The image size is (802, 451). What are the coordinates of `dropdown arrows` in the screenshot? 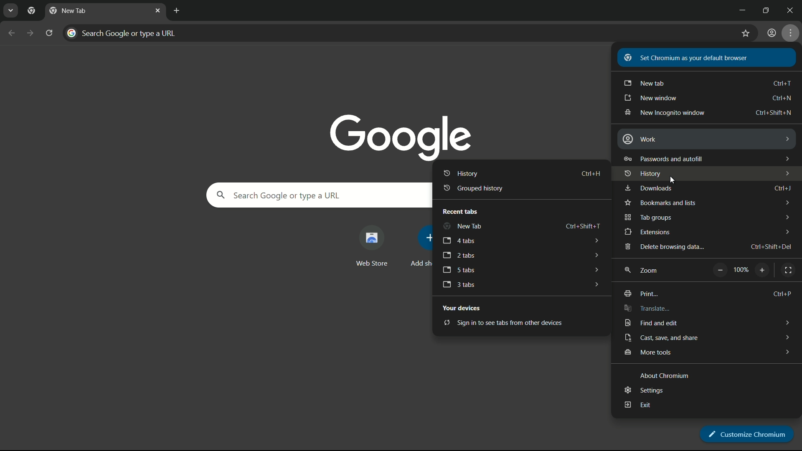 It's located at (787, 231).